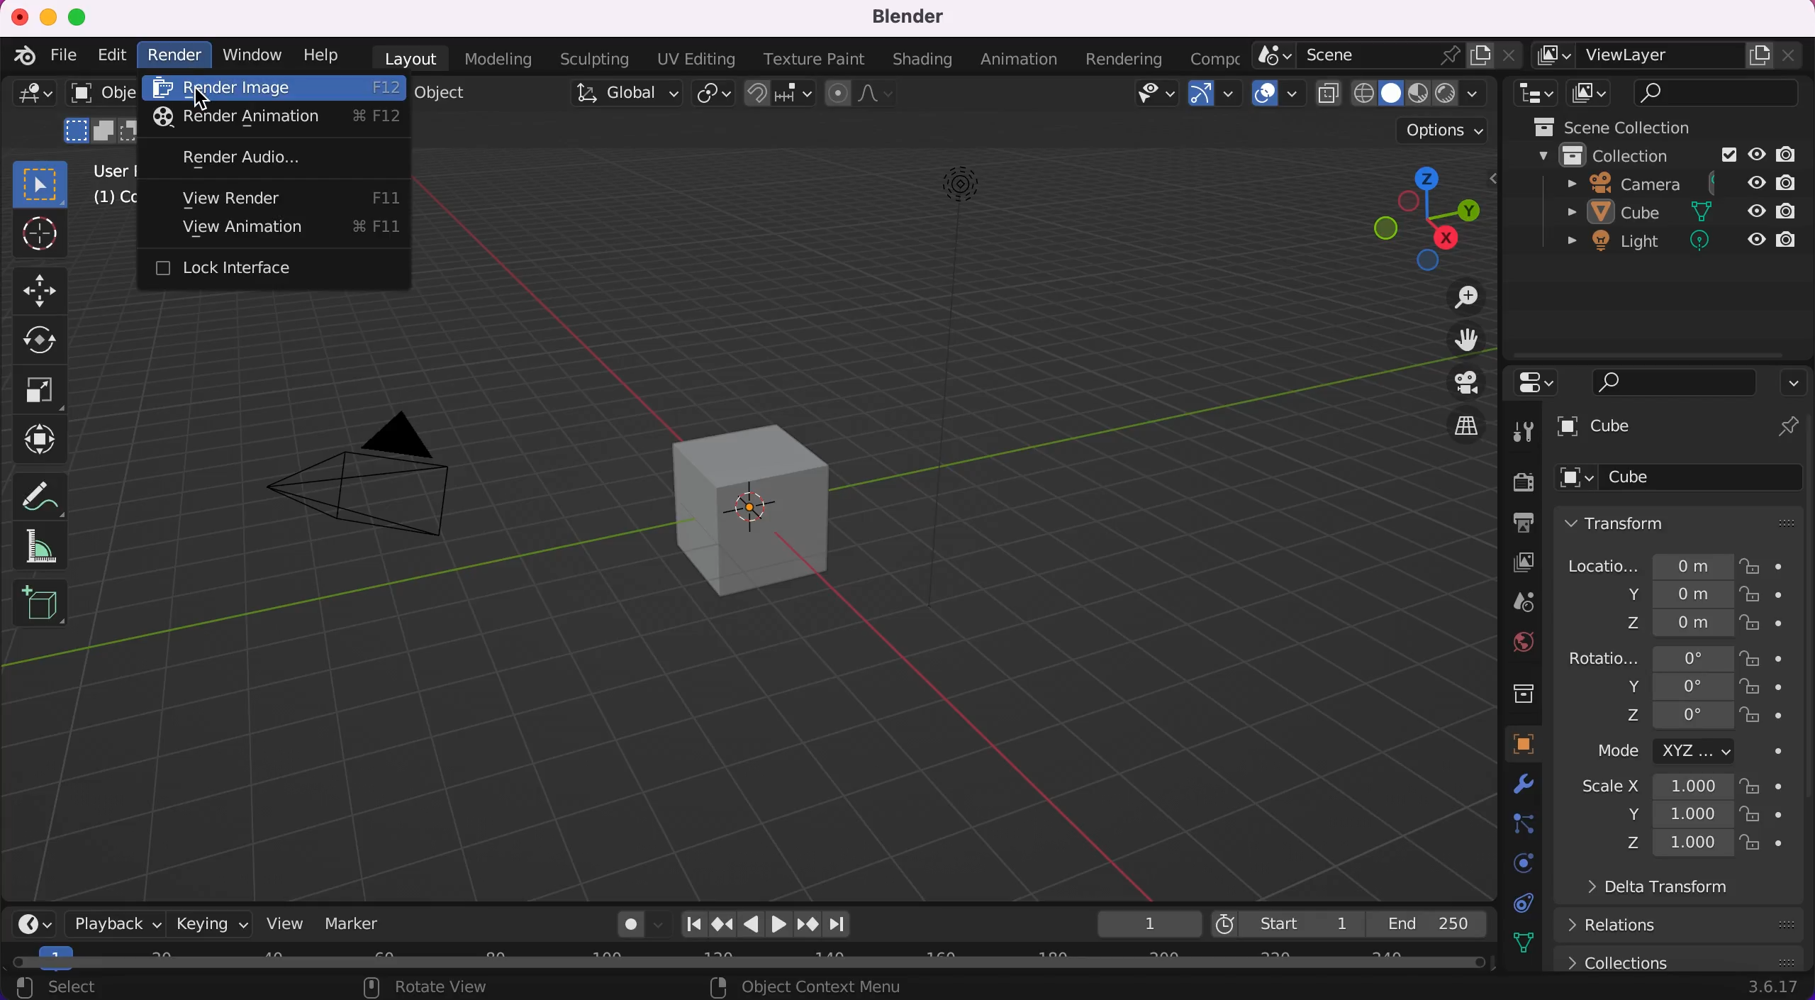 Image resolution: width=1815 pixels, height=1000 pixels. What do you see at coordinates (1512, 644) in the screenshot?
I see `world` at bounding box center [1512, 644].